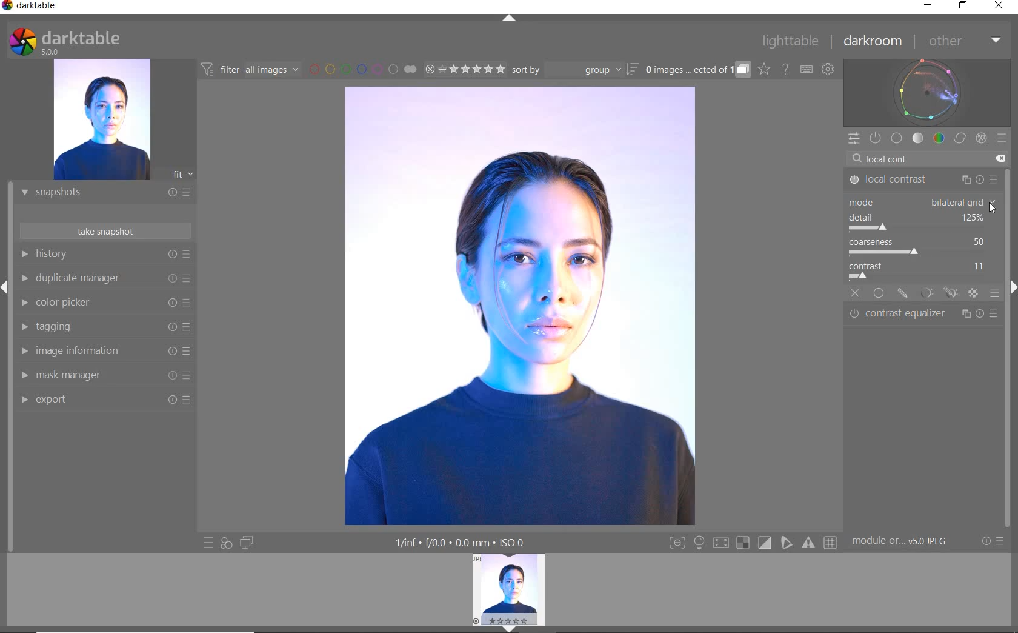 The width and height of the screenshot is (1018, 633). I want to click on IMAGE PREVIEW, so click(101, 120).